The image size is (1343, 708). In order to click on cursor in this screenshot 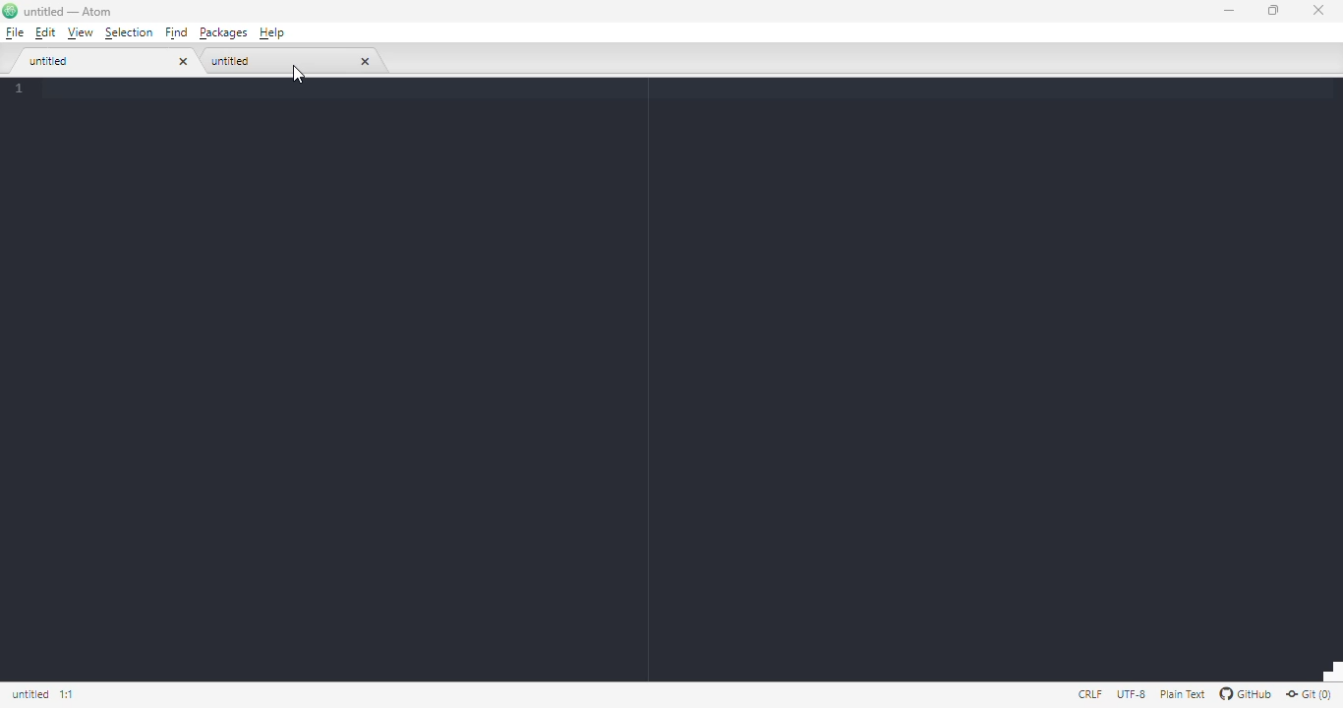, I will do `click(297, 74)`.